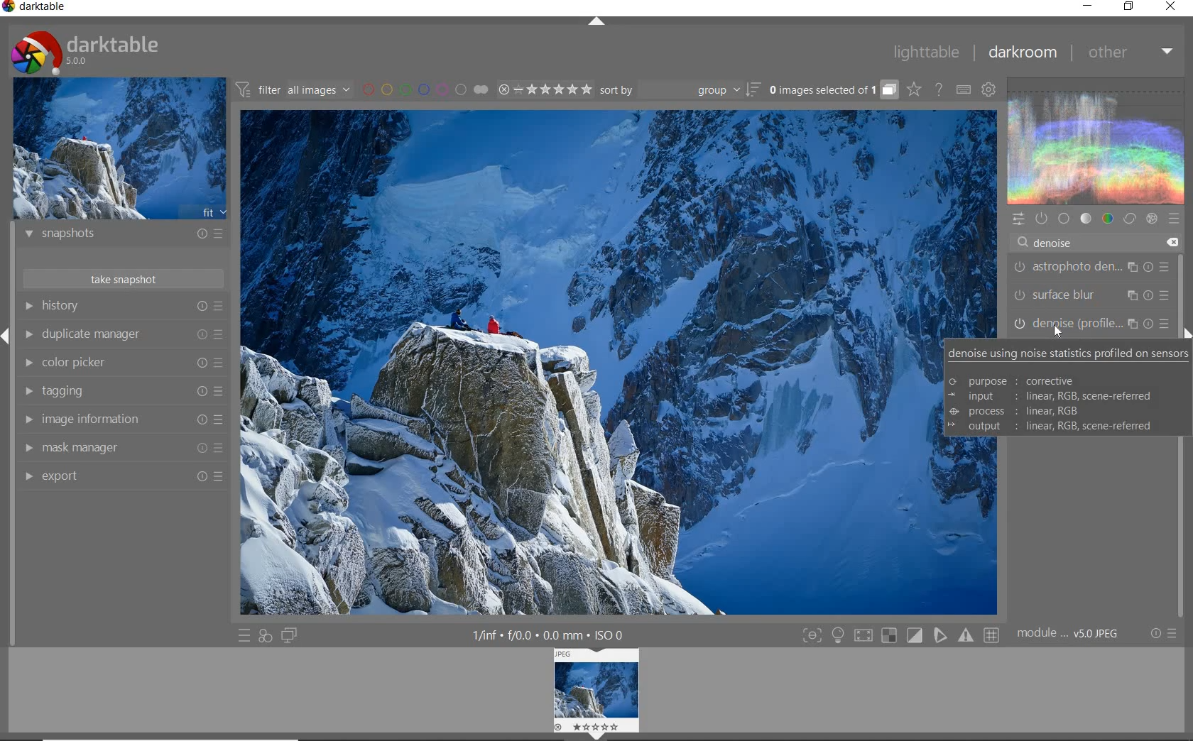 The image size is (1193, 741). Describe the element at coordinates (425, 89) in the screenshot. I see `filter images by color labels` at that location.